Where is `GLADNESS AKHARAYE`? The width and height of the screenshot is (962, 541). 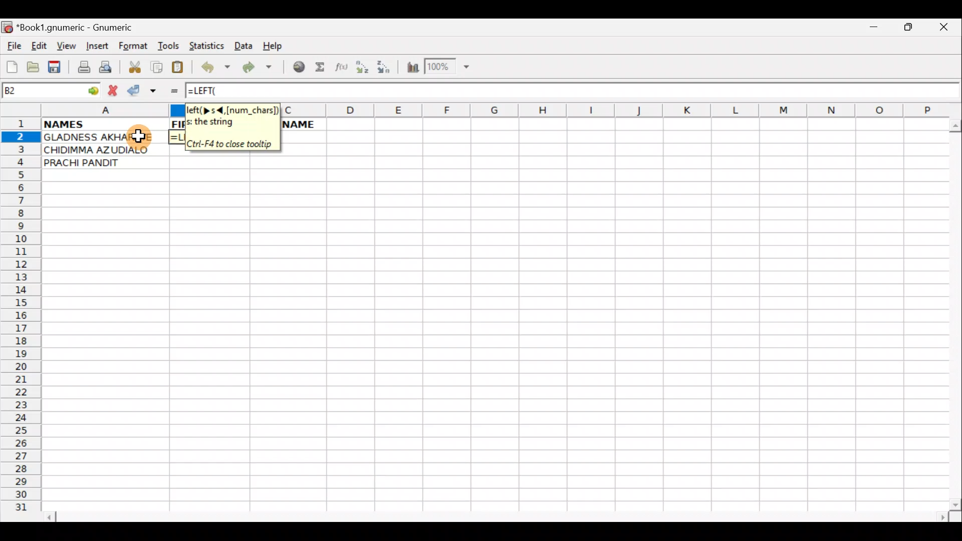
GLADNESS AKHARAYE is located at coordinates (103, 137).